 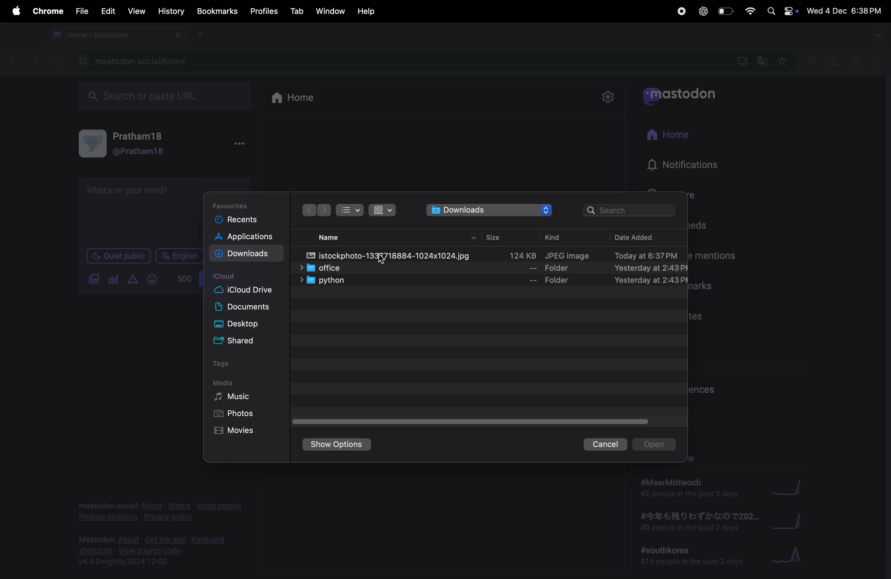 I want to click on favourites, so click(x=784, y=61).